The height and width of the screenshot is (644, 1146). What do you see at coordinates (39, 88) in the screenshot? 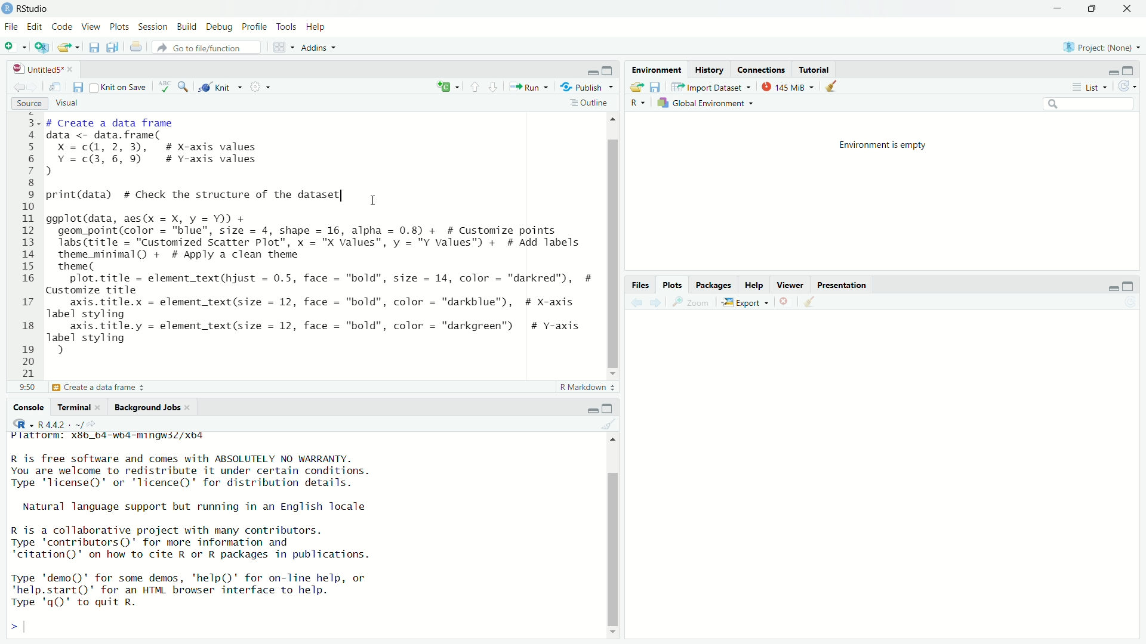
I see `Go forward to the next source location` at bounding box center [39, 88].